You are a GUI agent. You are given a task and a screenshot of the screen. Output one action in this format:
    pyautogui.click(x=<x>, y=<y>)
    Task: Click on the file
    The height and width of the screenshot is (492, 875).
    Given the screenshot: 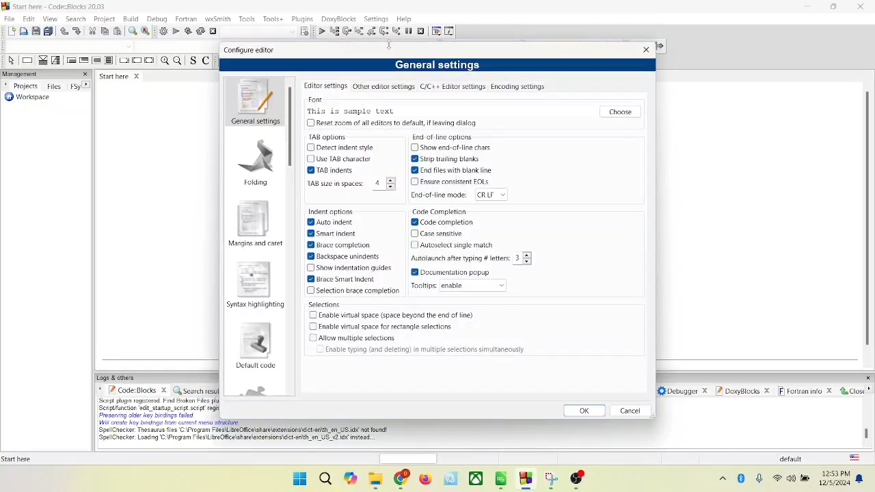 What is the action you would take?
    pyautogui.click(x=10, y=18)
    